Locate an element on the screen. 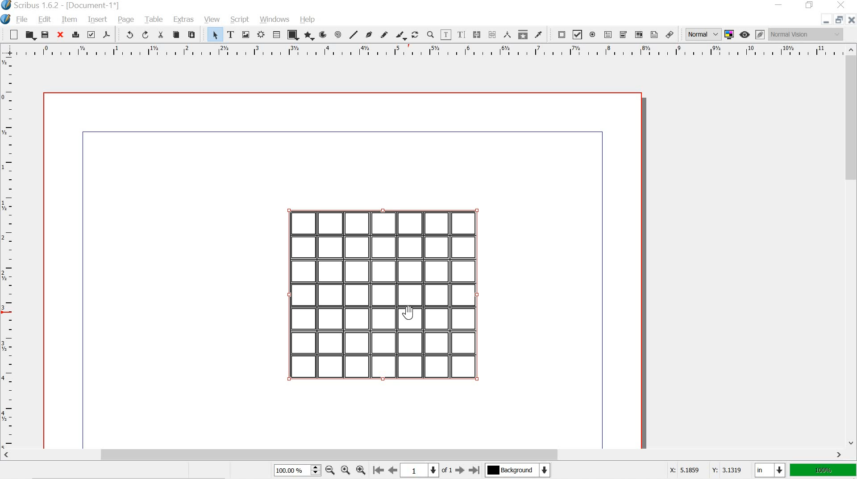 Image resolution: width=857 pixels, height=479 pixels. go to the first page is located at coordinates (379, 471).